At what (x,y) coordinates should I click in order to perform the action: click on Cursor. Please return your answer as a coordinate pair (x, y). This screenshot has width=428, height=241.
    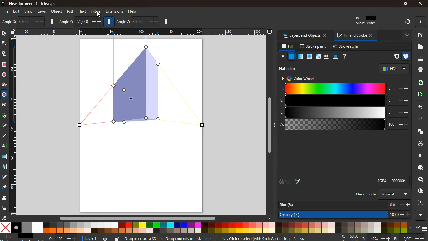
    Looking at the image, I should click on (99, 14).